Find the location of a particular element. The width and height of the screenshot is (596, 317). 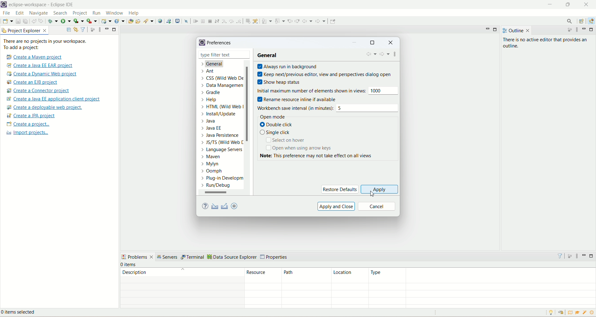

cursor is located at coordinates (375, 195).